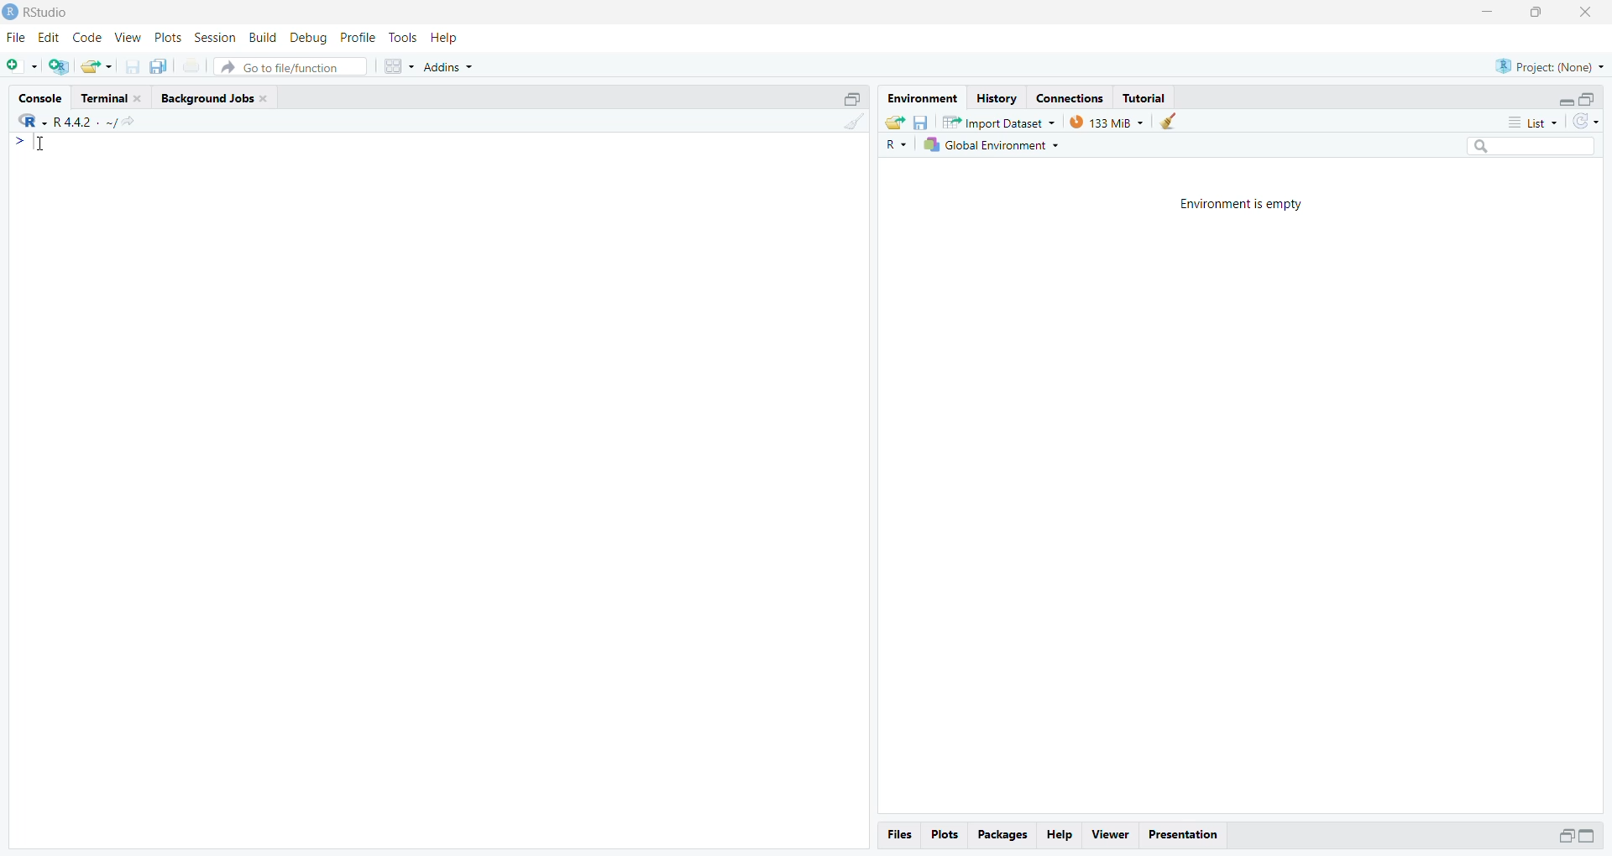  I want to click on 133  MB used by R session, so click(1108, 125).